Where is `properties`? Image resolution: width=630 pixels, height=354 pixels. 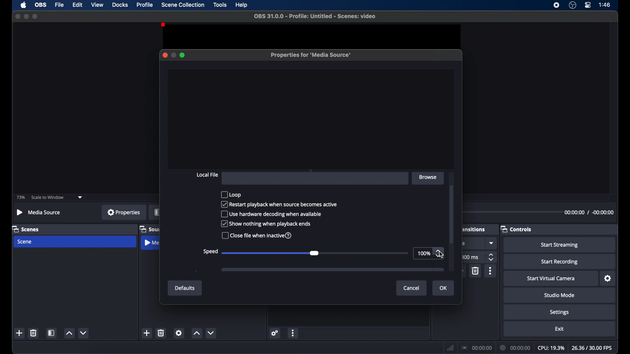 properties is located at coordinates (124, 212).